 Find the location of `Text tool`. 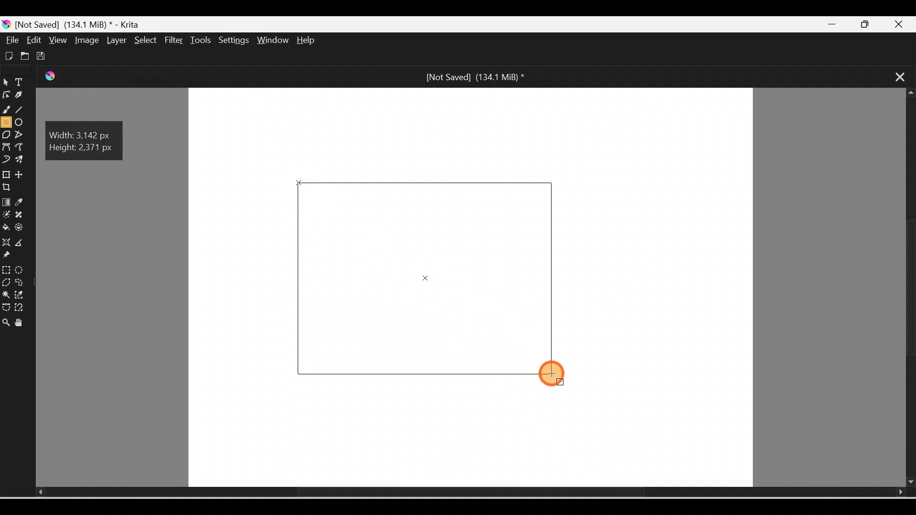

Text tool is located at coordinates (21, 83).